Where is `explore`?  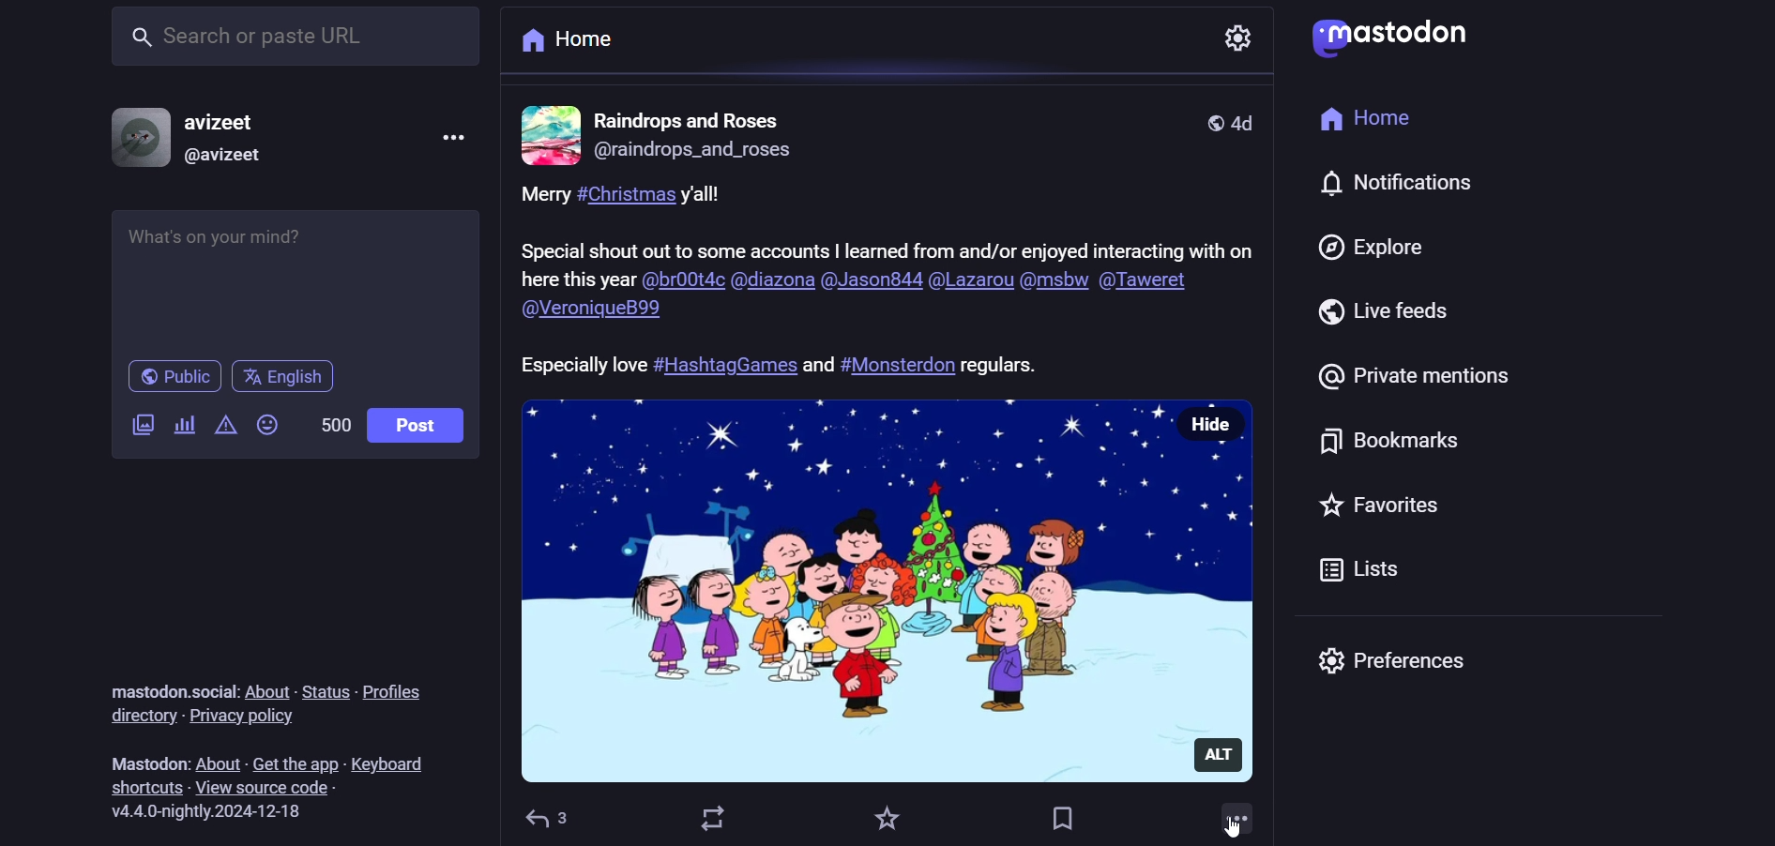 explore is located at coordinates (1378, 250).